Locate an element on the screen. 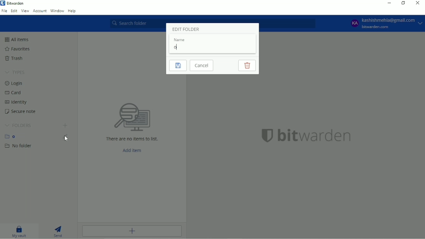  View is located at coordinates (25, 11).